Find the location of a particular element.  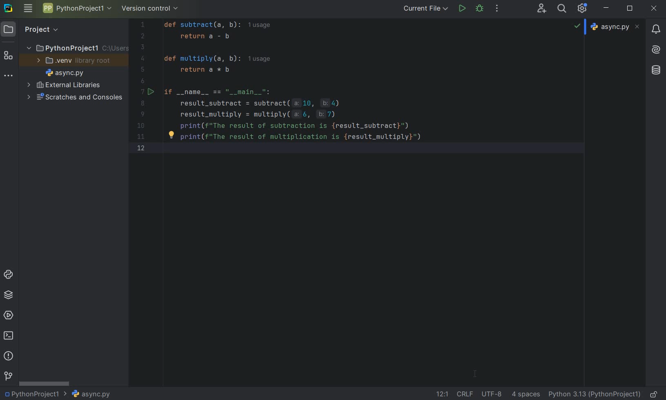

no highlighted problems is located at coordinates (578, 28).